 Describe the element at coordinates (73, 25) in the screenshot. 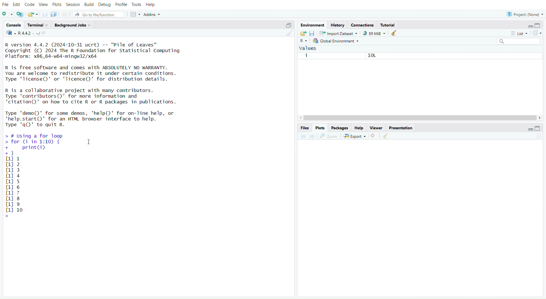

I see `background jobs` at that location.